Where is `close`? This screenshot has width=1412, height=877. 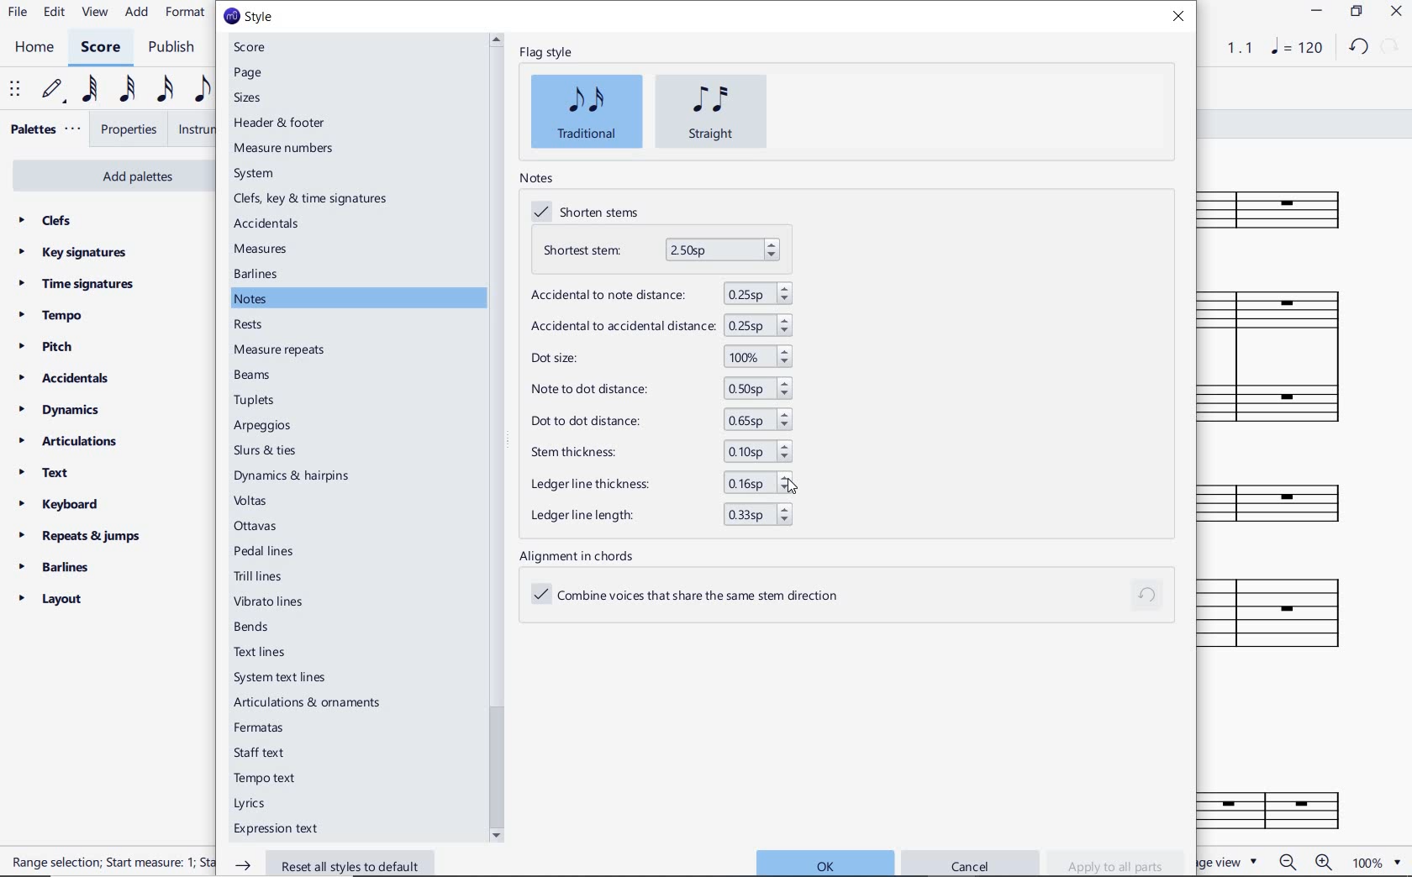
close is located at coordinates (1178, 18).